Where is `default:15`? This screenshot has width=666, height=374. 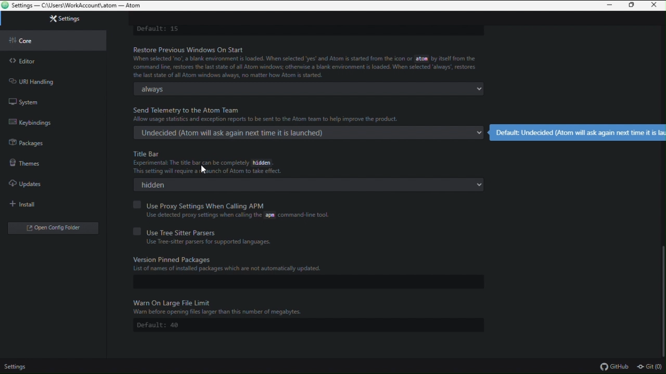 default:15 is located at coordinates (160, 28).